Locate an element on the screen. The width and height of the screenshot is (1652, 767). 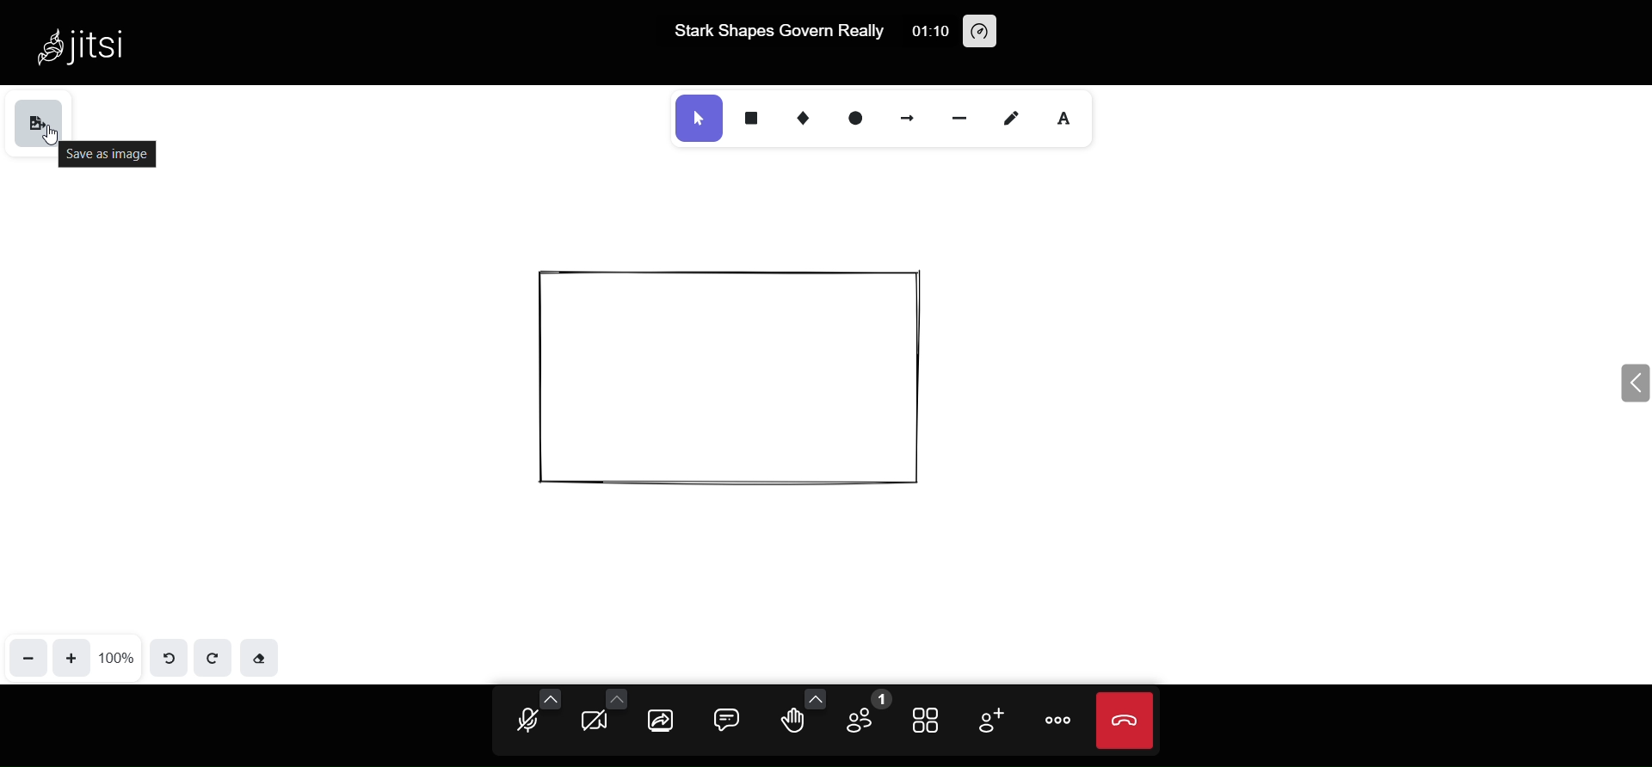
microphone is located at coordinates (531, 722).